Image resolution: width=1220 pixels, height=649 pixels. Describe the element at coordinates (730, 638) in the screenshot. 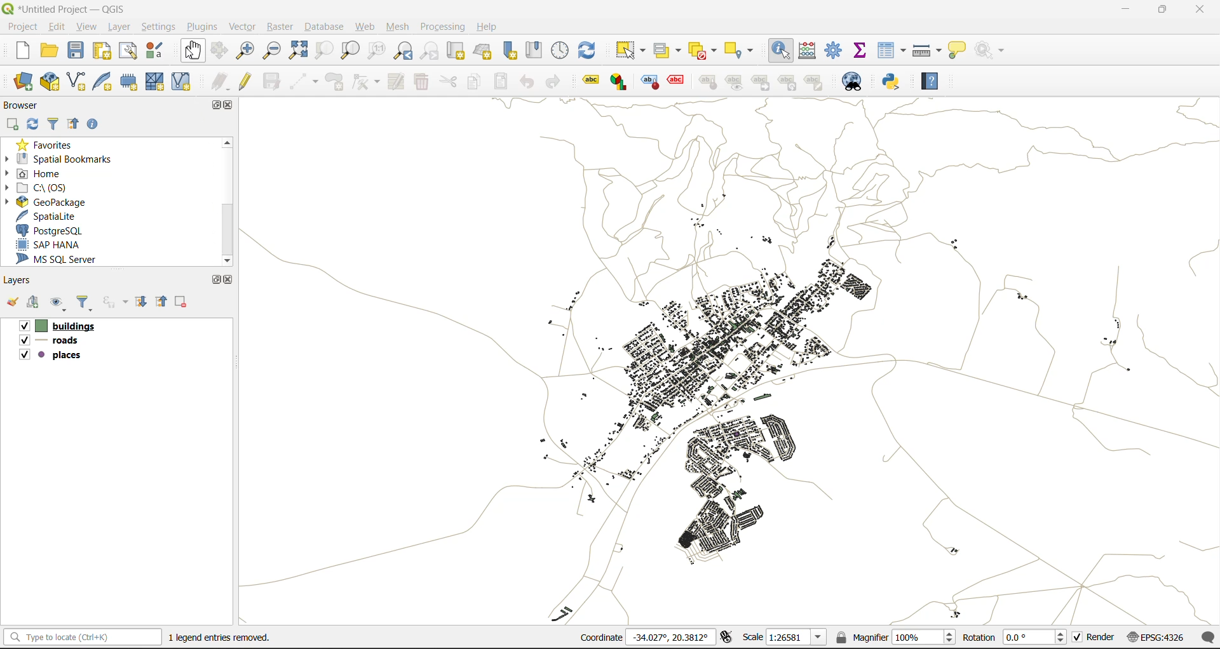

I see `toggle extensions` at that location.